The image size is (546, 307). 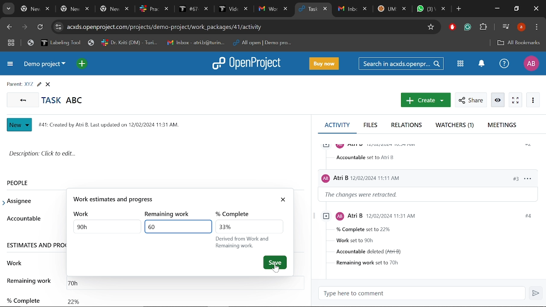 What do you see at coordinates (35, 245) in the screenshot?
I see `estimates and pro` at bounding box center [35, 245].